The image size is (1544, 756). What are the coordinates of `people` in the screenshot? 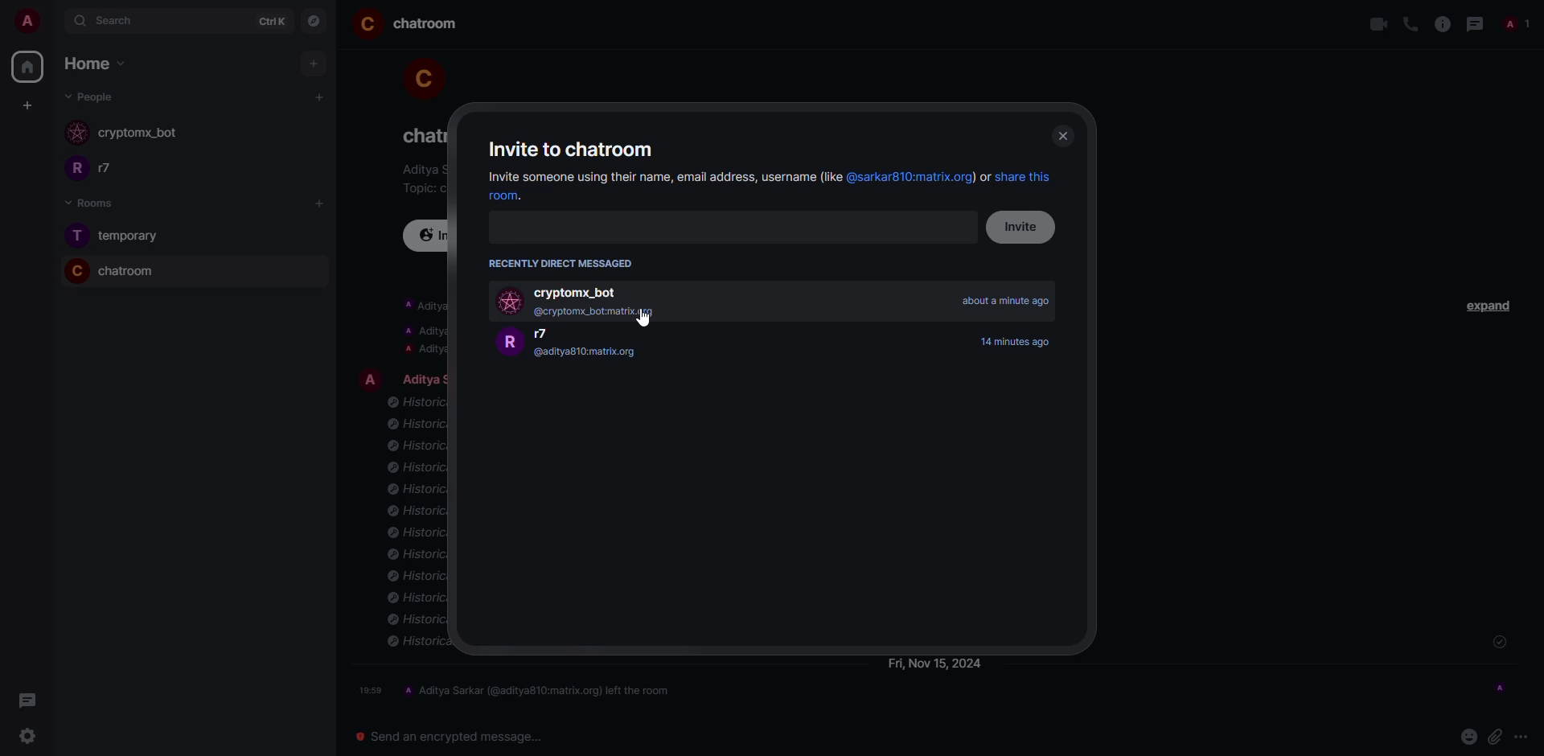 It's located at (116, 169).